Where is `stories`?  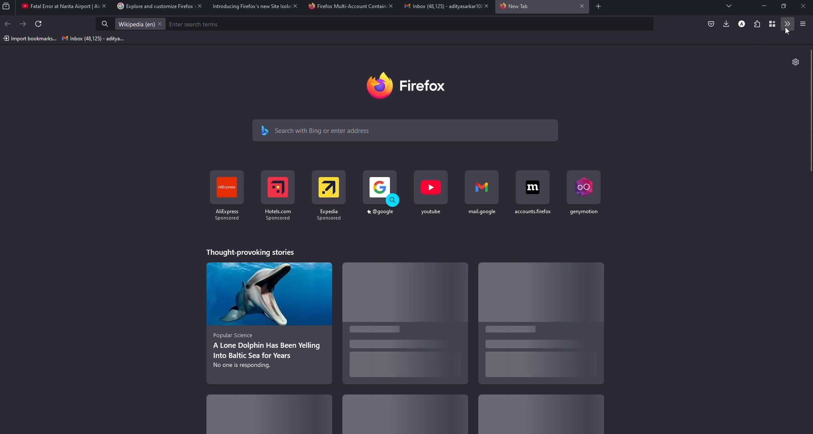 stories is located at coordinates (271, 412).